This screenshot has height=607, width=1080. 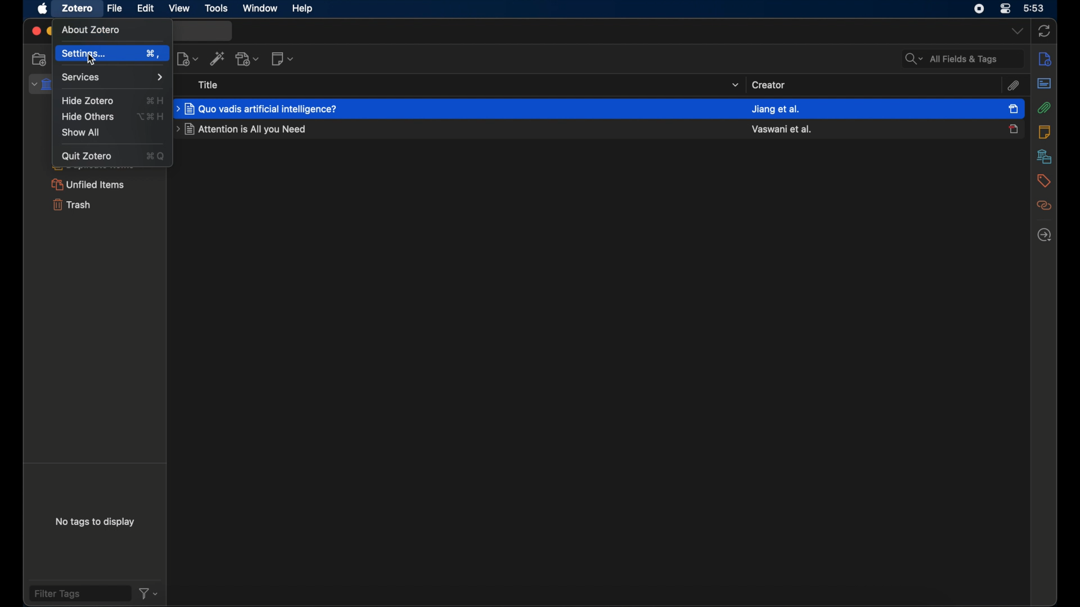 What do you see at coordinates (94, 522) in the screenshot?
I see `no tags to display` at bounding box center [94, 522].